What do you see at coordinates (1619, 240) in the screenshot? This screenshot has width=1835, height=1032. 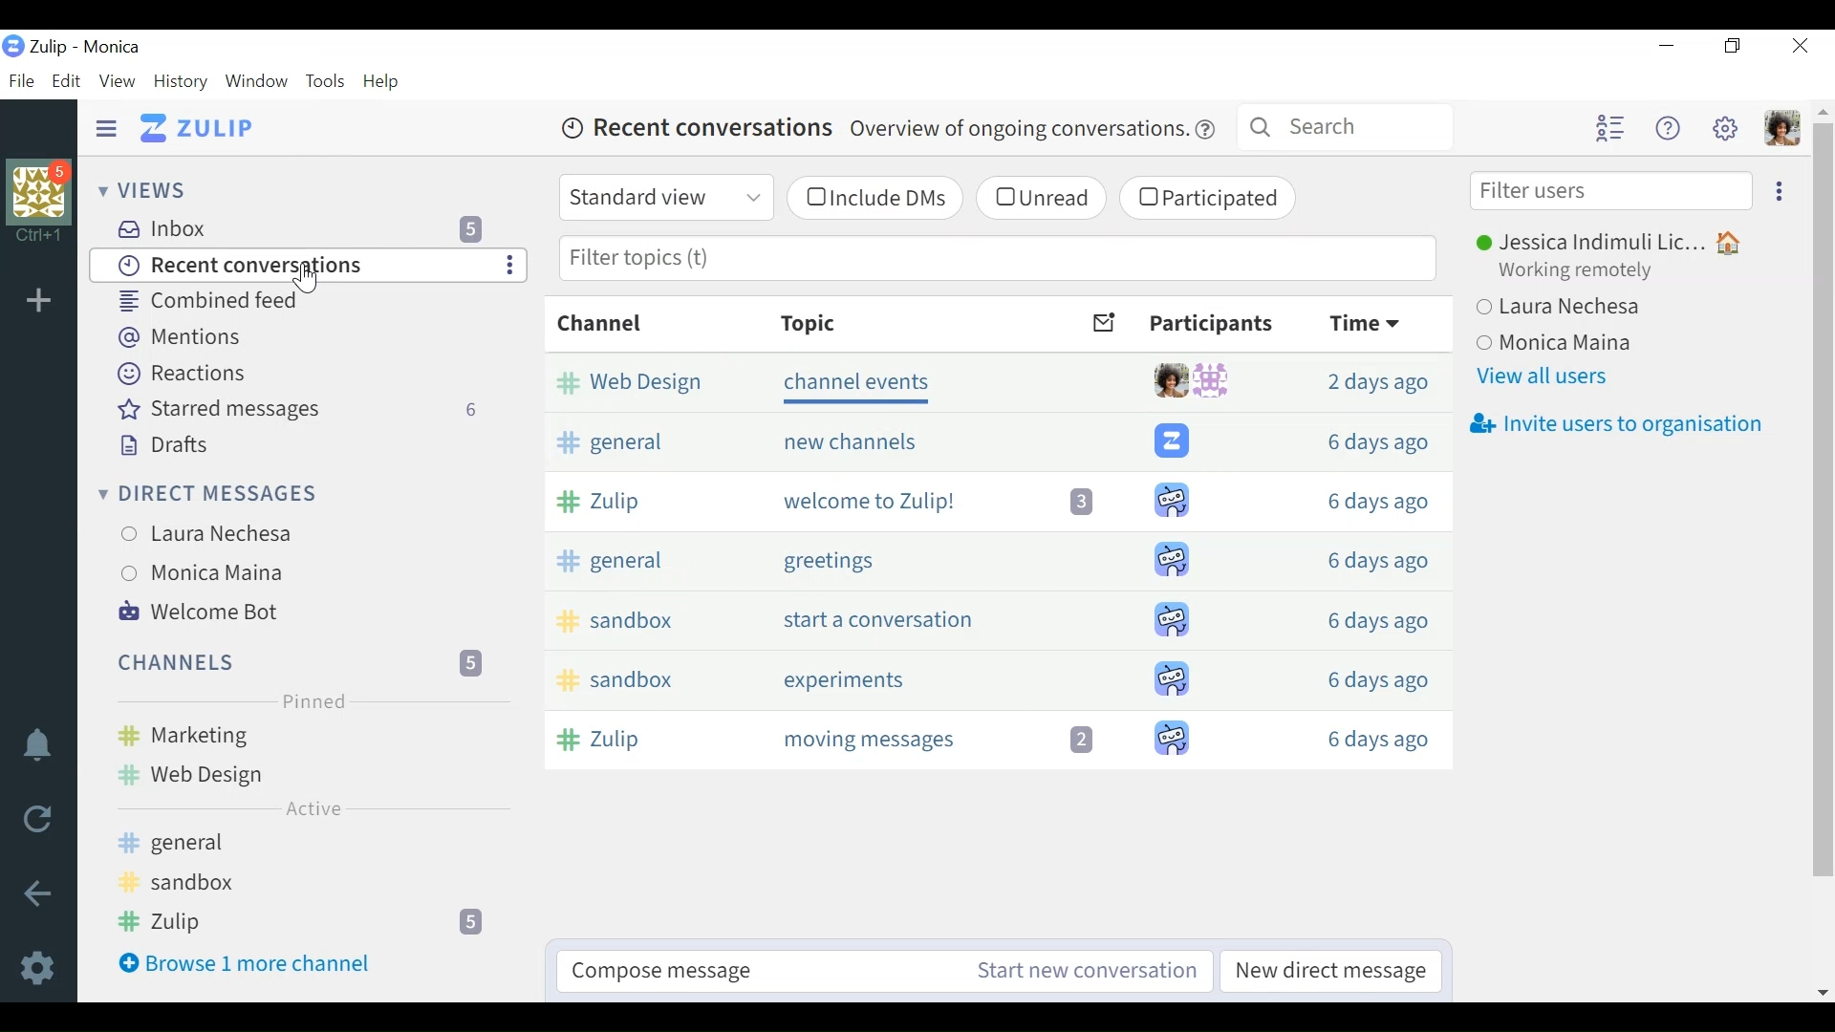 I see `Jessica Indimuli Lic...` at bounding box center [1619, 240].